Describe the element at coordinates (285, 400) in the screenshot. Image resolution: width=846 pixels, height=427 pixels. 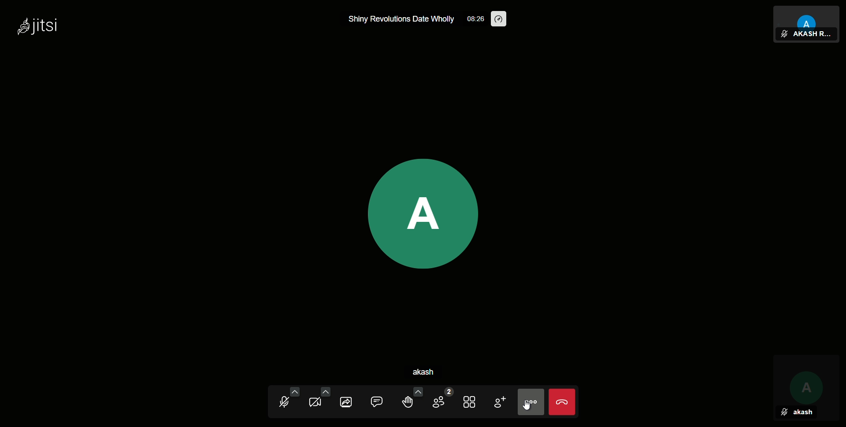
I see `mute` at that location.